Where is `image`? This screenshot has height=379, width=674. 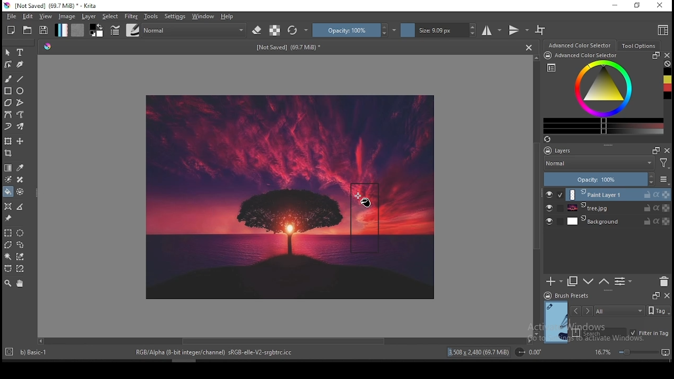 image is located at coordinates (390, 137).